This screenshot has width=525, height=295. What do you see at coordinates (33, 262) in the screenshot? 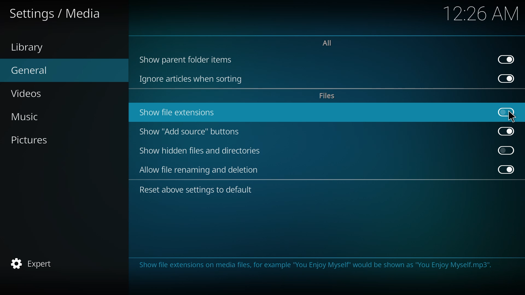
I see `expert` at bounding box center [33, 262].